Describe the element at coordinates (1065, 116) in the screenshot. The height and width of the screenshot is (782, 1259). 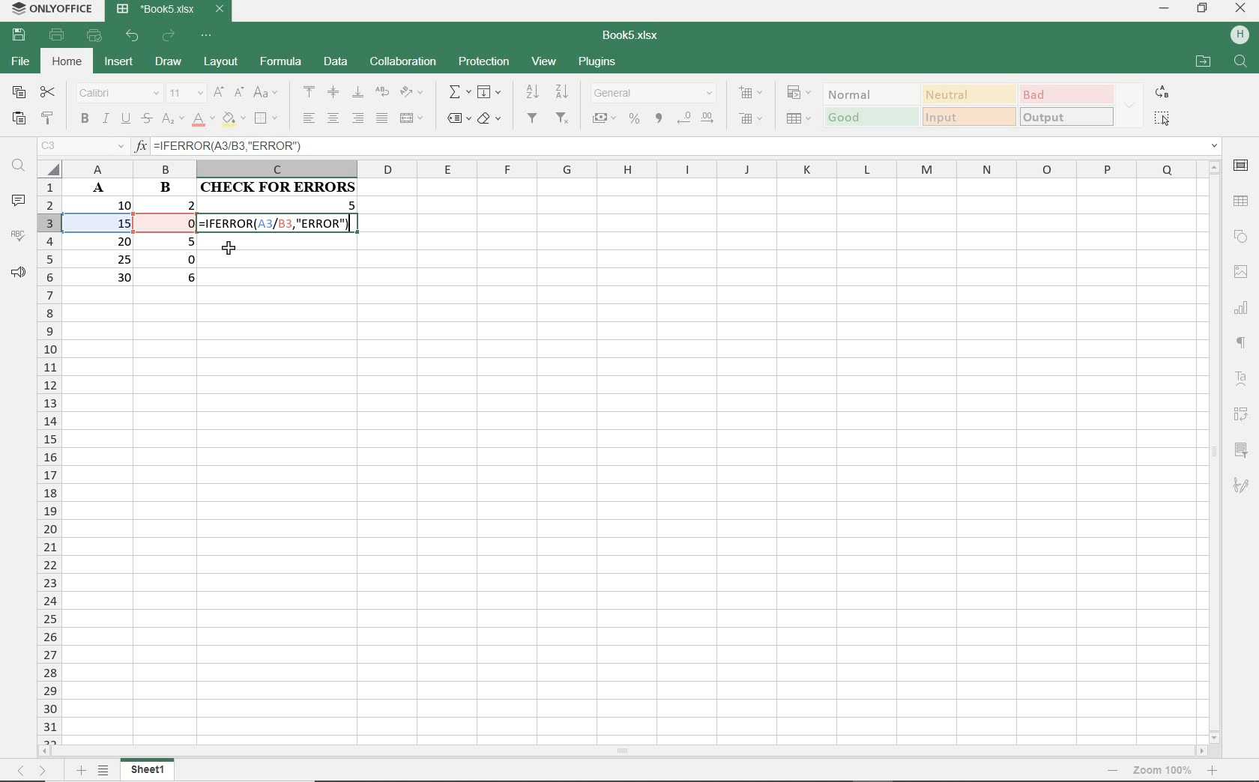
I see `OUTPUT` at that location.